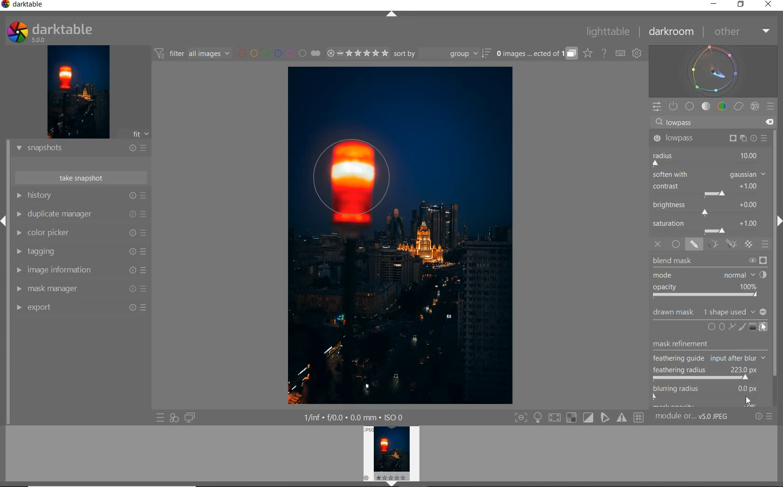  What do you see at coordinates (708, 158) in the screenshot?
I see `RADIUS` at bounding box center [708, 158].